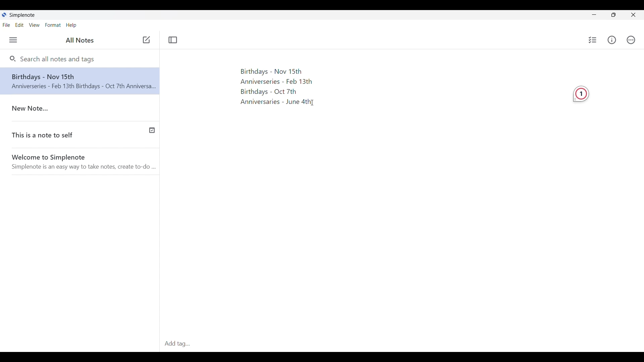 This screenshot has height=362, width=644. Describe the element at coordinates (594, 14) in the screenshot. I see `Minimize` at that location.